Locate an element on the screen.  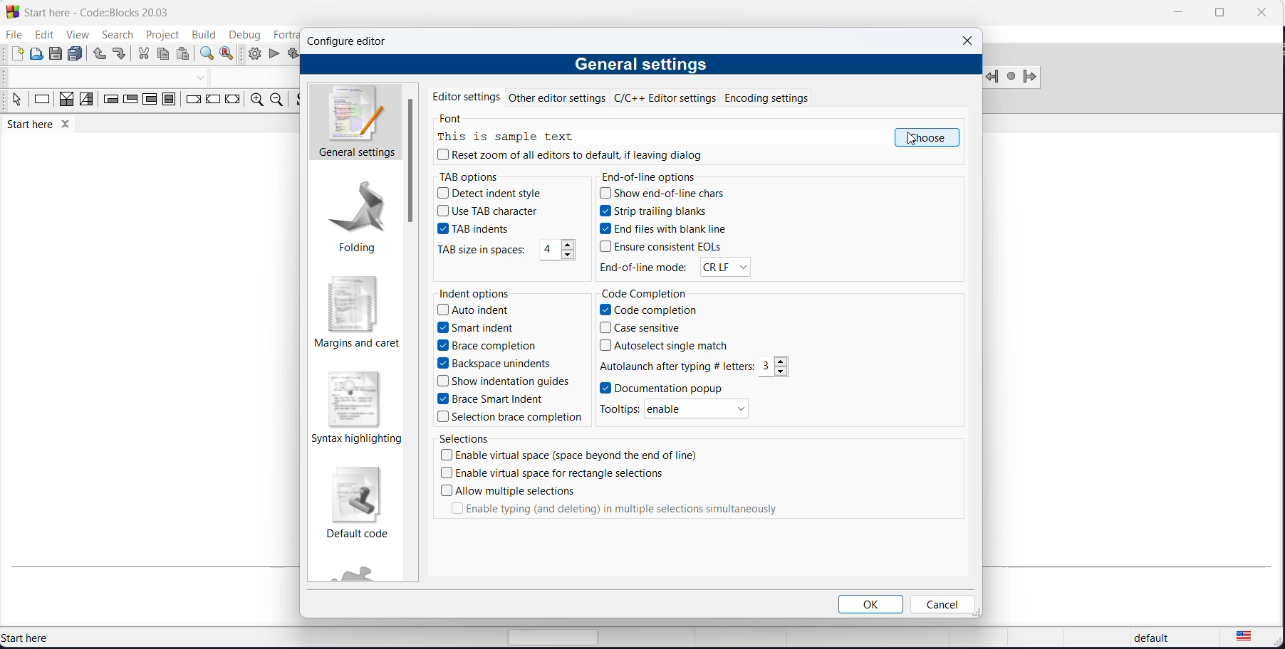
TAB indents is located at coordinates (480, 231).